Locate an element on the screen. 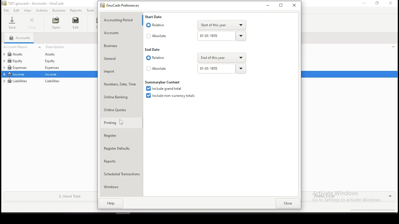 The height and width of the screenshot is (224, 399). start date: absolute is located at coordinates (196, 36).